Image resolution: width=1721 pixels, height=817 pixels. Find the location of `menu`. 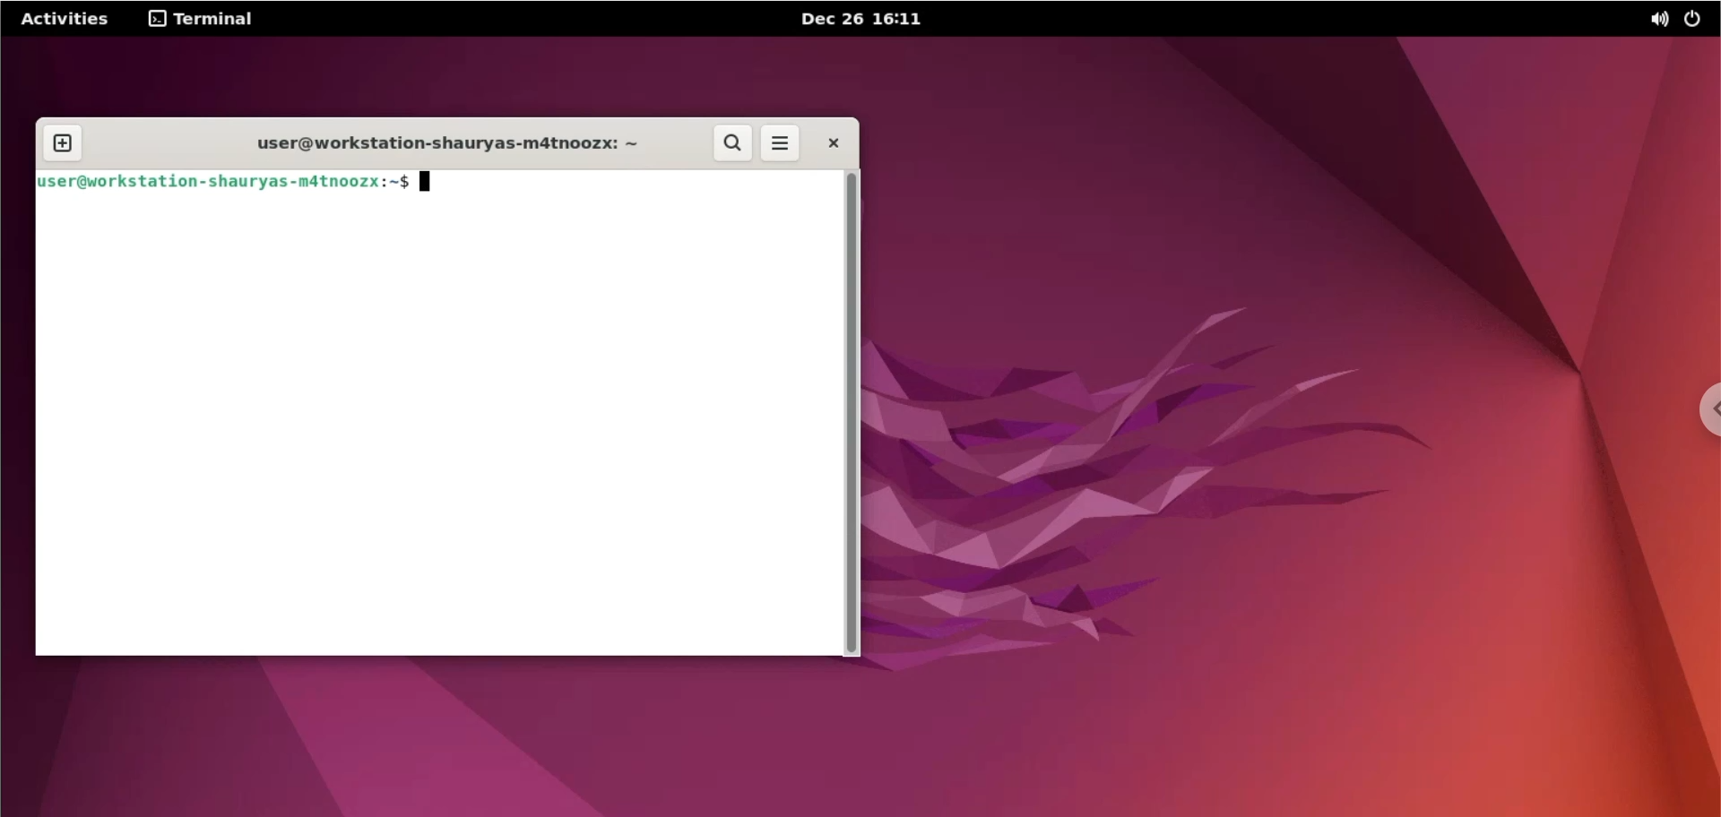

menu is located at coordinates (779, 143).